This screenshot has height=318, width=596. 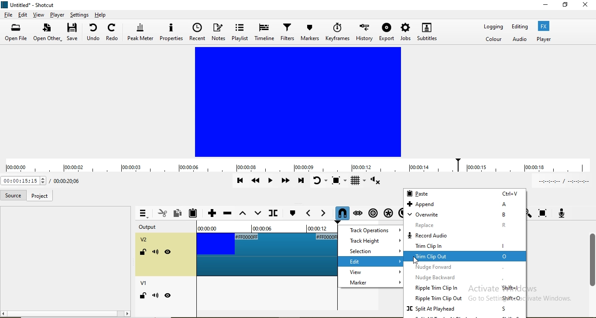 What do you see at coordinates (592, 257) in the screenshot?
I see `scroll bar` at bounding box center [592, 257].